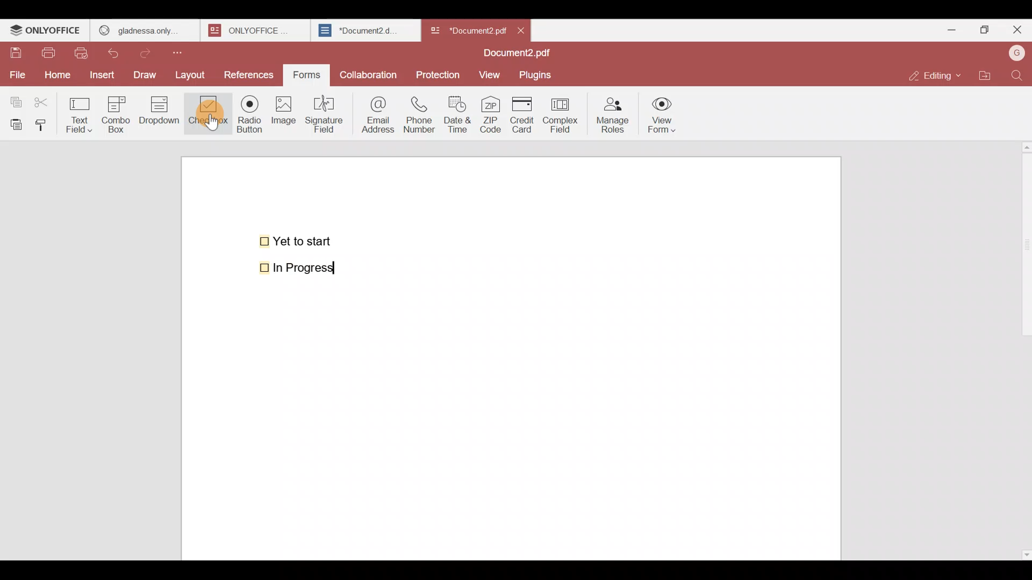 The width and height of the screenshot is (1032, 580). I want to click on Document name, so click(467, 28).